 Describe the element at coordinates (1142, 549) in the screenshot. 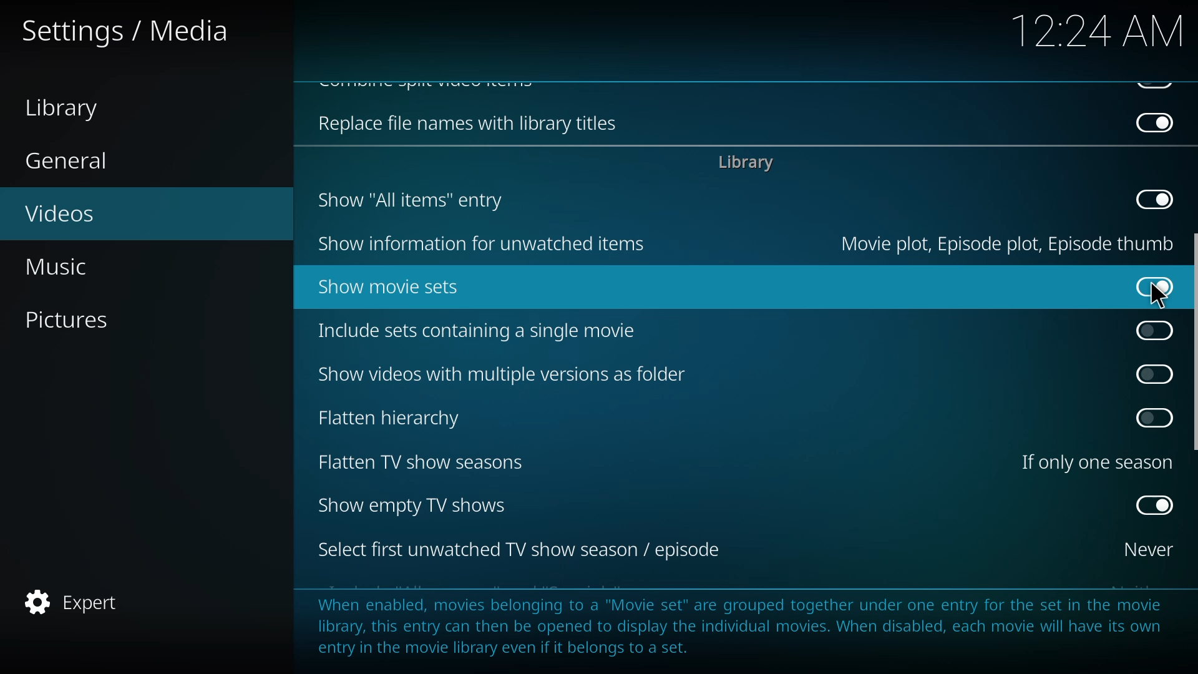

I see `never` at that location.